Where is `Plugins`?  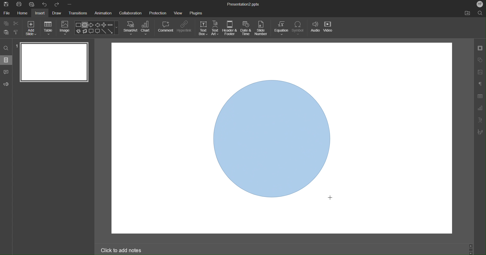
Plugins is located at coordinates (196, 12).